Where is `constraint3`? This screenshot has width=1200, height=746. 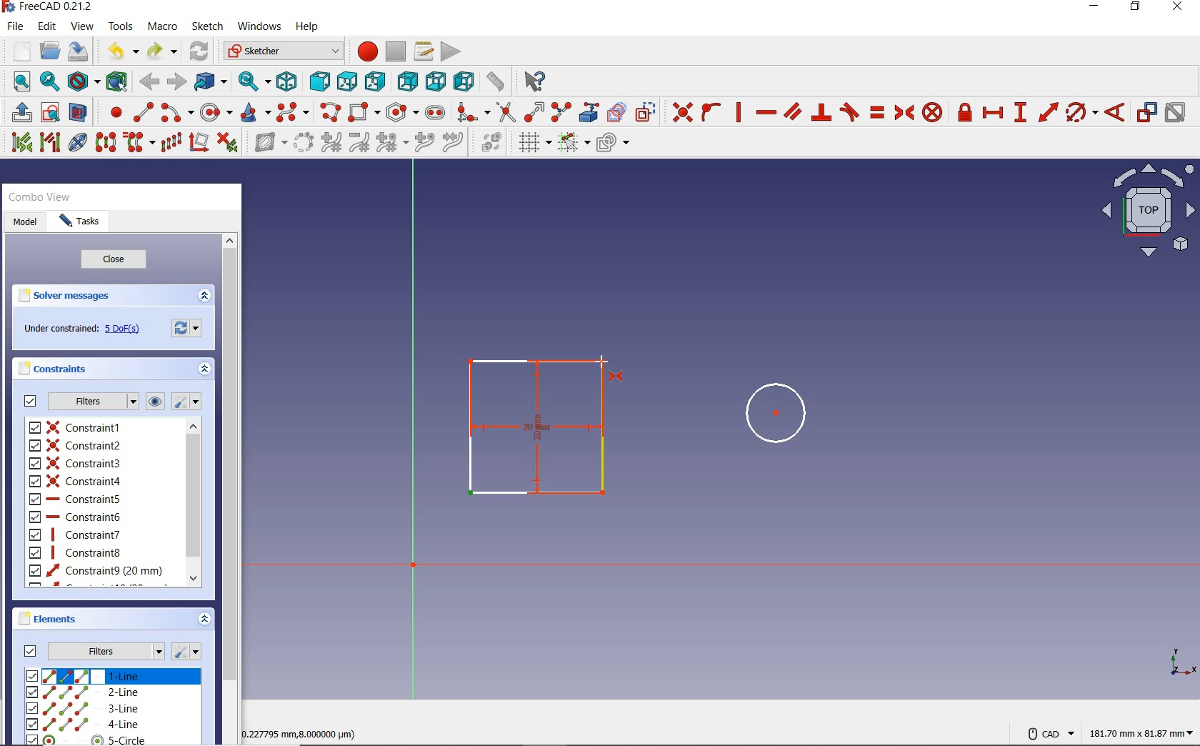 constraint3 is located at coordinates (76, 463).